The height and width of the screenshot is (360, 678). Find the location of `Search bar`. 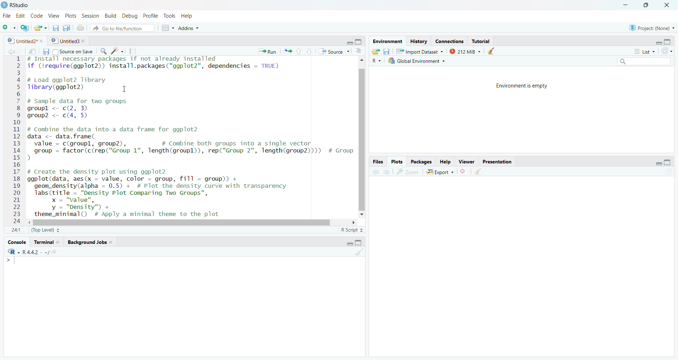

Search bar is located at coordinates (639, 62).